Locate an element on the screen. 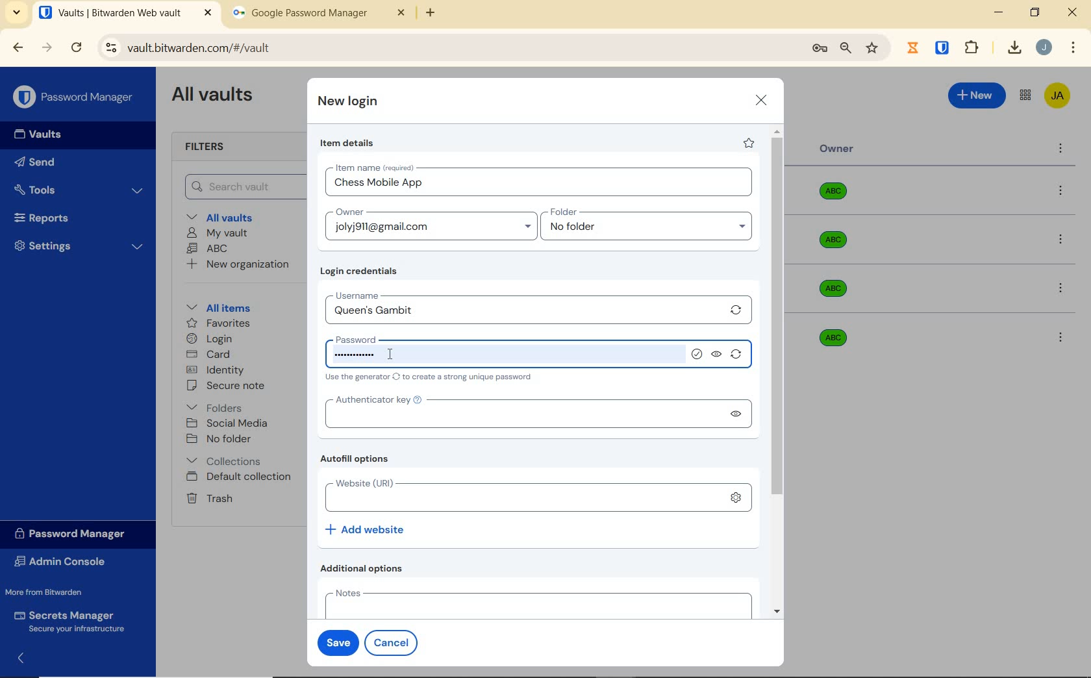  jolyj91@gmail.com is located at coordinates (433, 229).